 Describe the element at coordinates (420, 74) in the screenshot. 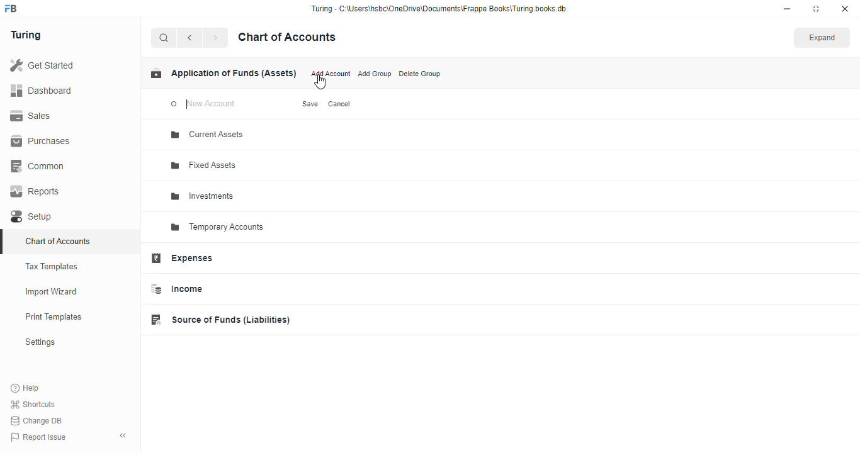

I see `delete group` at that location.